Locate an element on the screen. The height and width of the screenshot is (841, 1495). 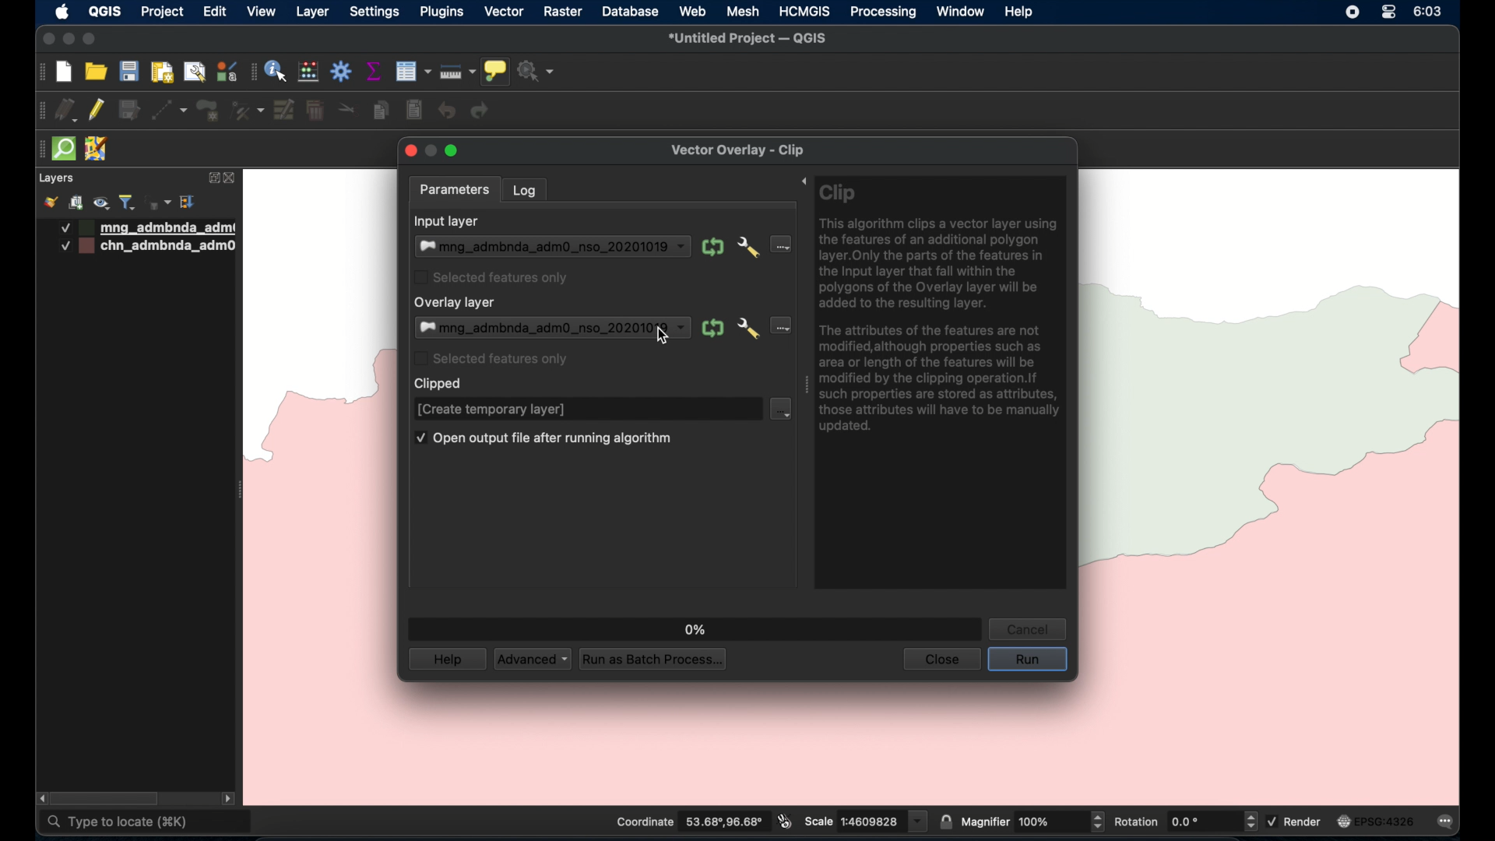
toggle extents and mouse display position is located at coordinates (785, 821).